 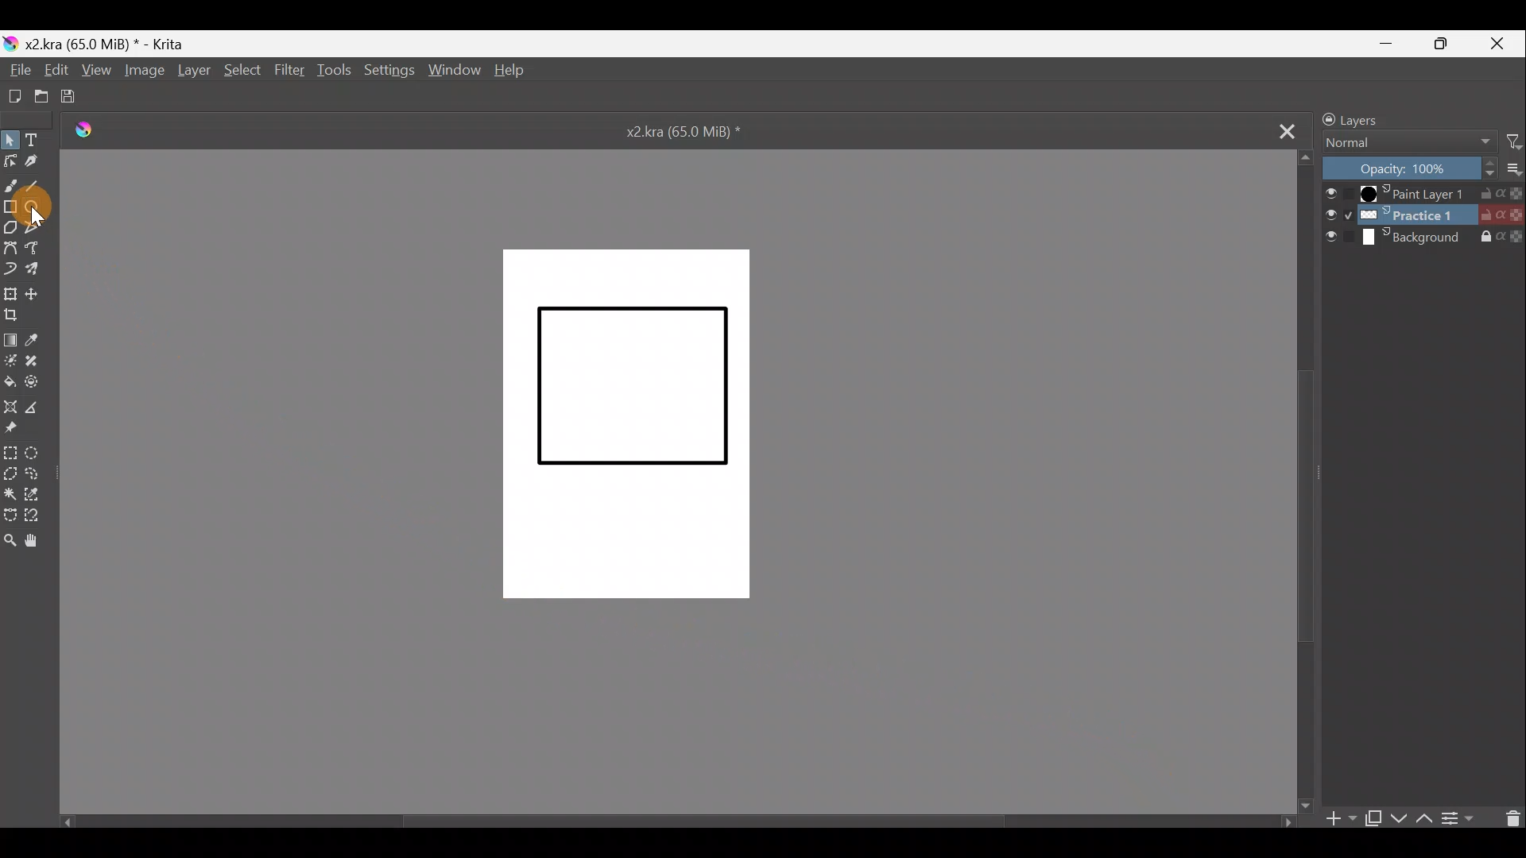 I want to click on Logo, so click(x=95, y=130).